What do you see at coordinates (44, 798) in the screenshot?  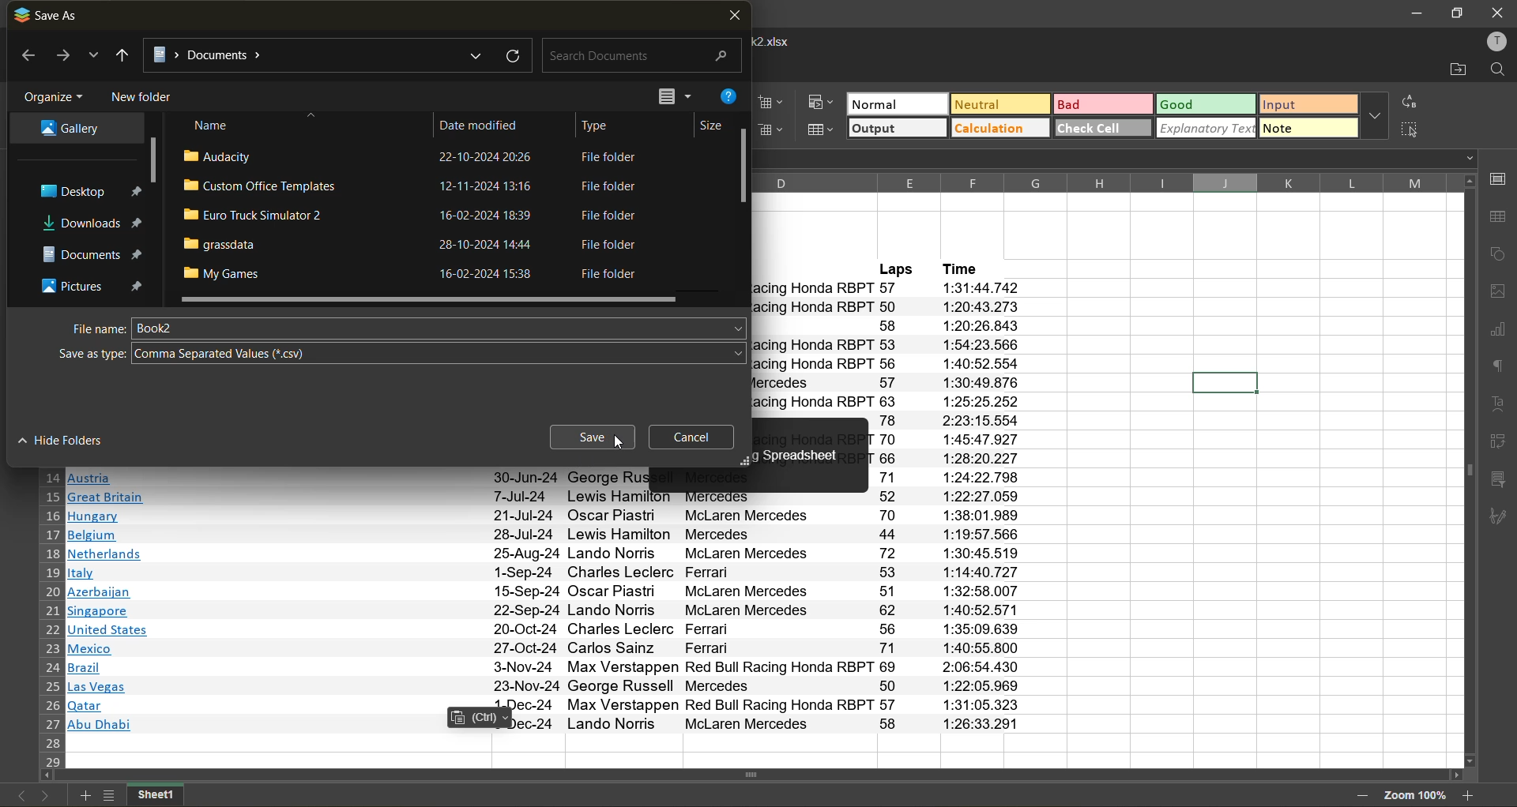 I see `next` at bounding box center [44, 798].